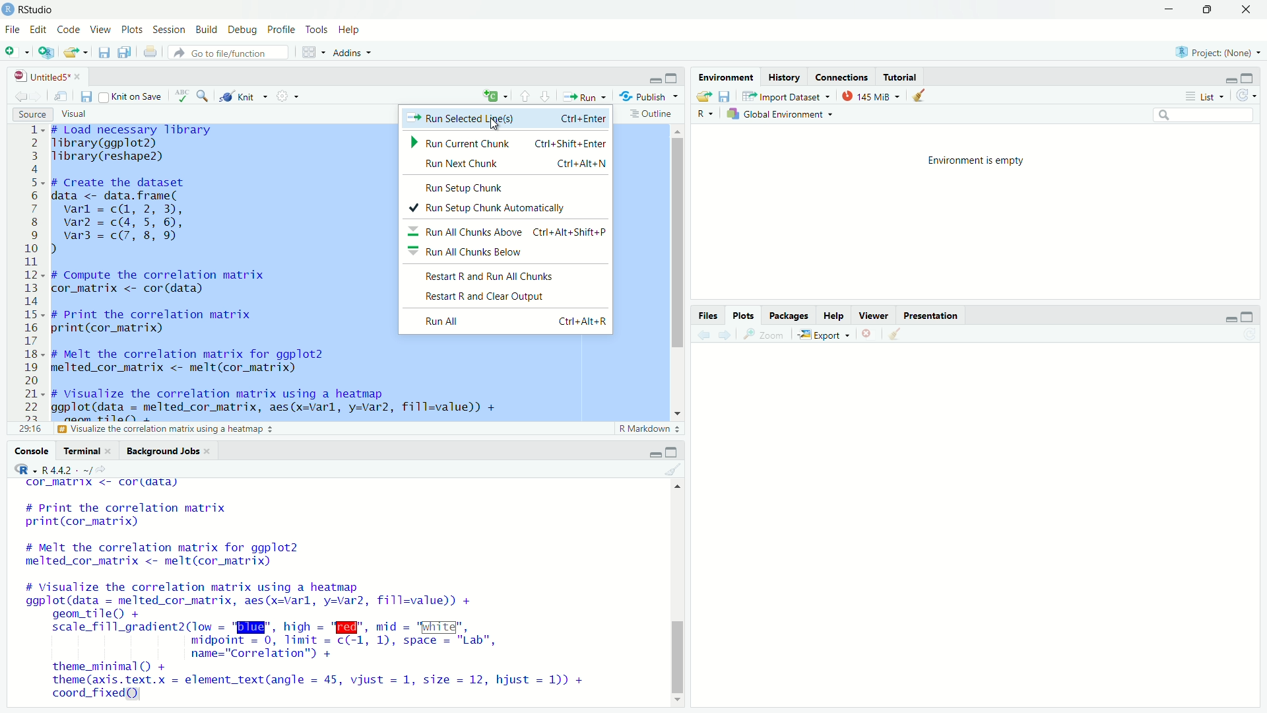  What do you see at coordinates (350, 30) in the screenshot?
I see `help` at bounding box center [350, 30].